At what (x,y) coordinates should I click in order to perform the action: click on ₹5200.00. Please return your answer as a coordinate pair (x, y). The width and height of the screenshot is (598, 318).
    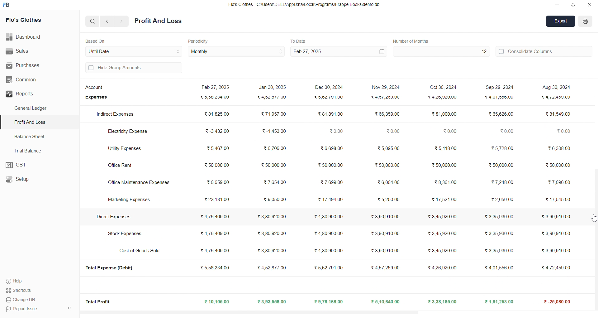
    Looking at the image, I should click on (389, 199).